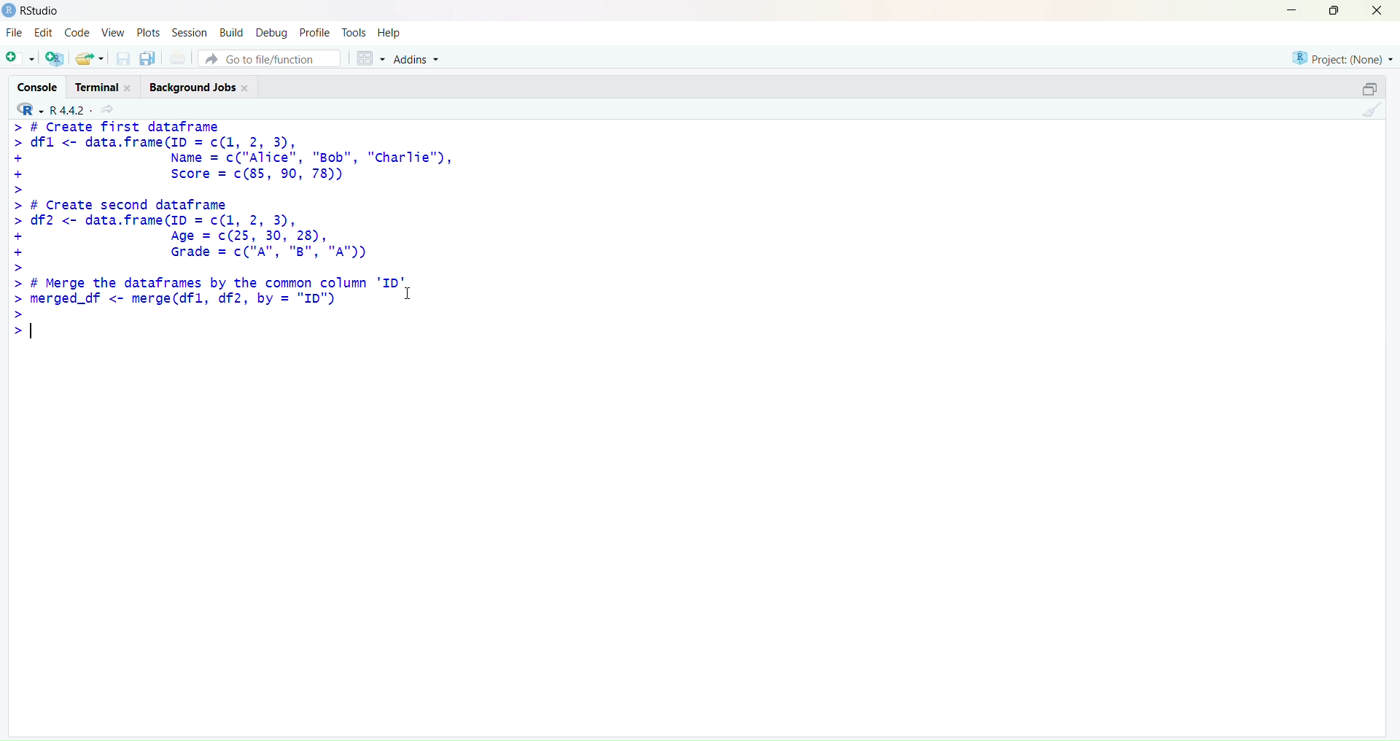 This screenshot has height=741, width=1400. What do you see at coordinates (114, 32) in the screenshot?
I see `View` at bounding box center [114, 32].